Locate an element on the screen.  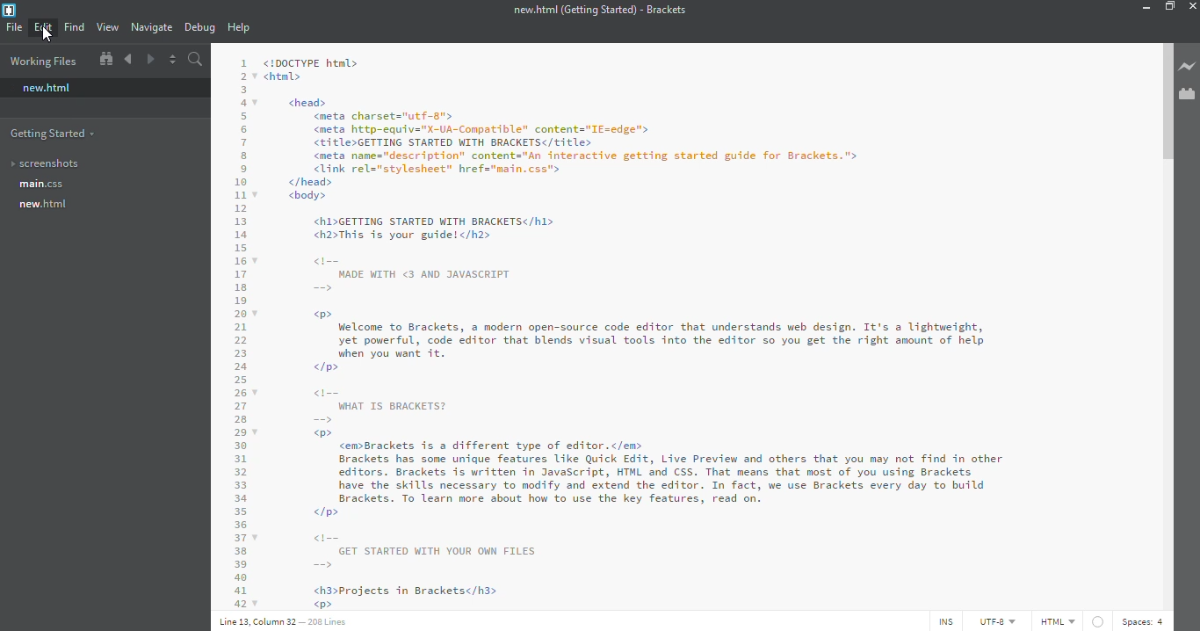
forward is located at coordinates (149, 60).